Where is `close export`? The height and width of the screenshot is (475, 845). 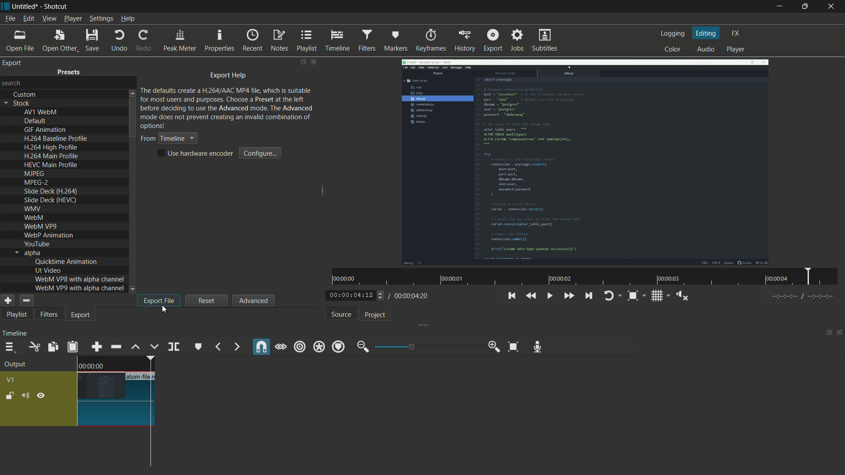
close export is located at coordinates (314, 62).